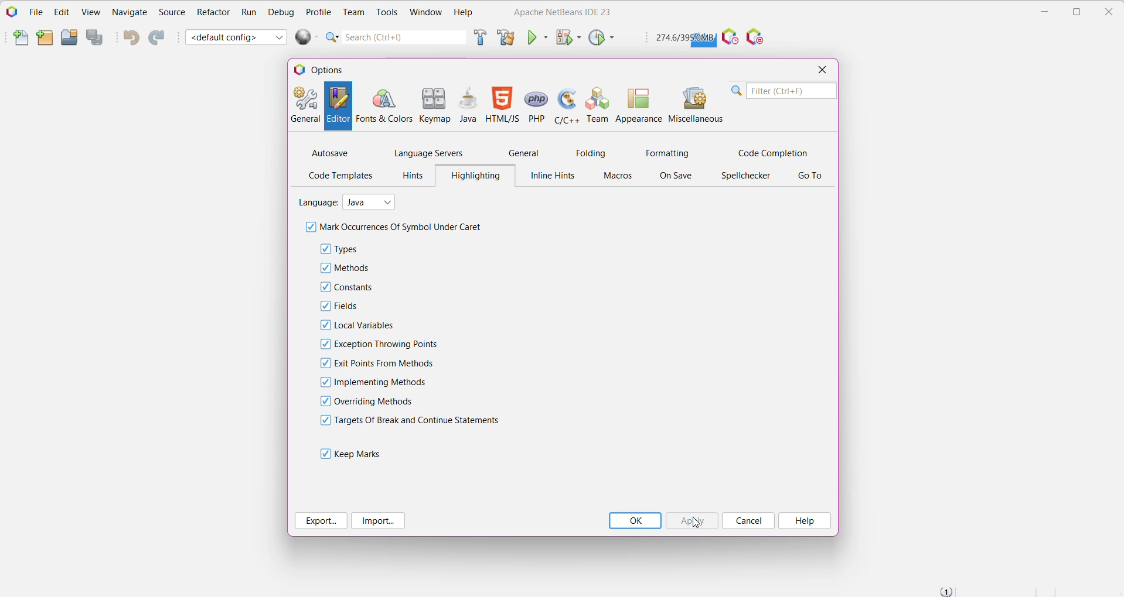  Describe the element at coordinates (60, 13) in the screenshot. I see `Edit` at that location.